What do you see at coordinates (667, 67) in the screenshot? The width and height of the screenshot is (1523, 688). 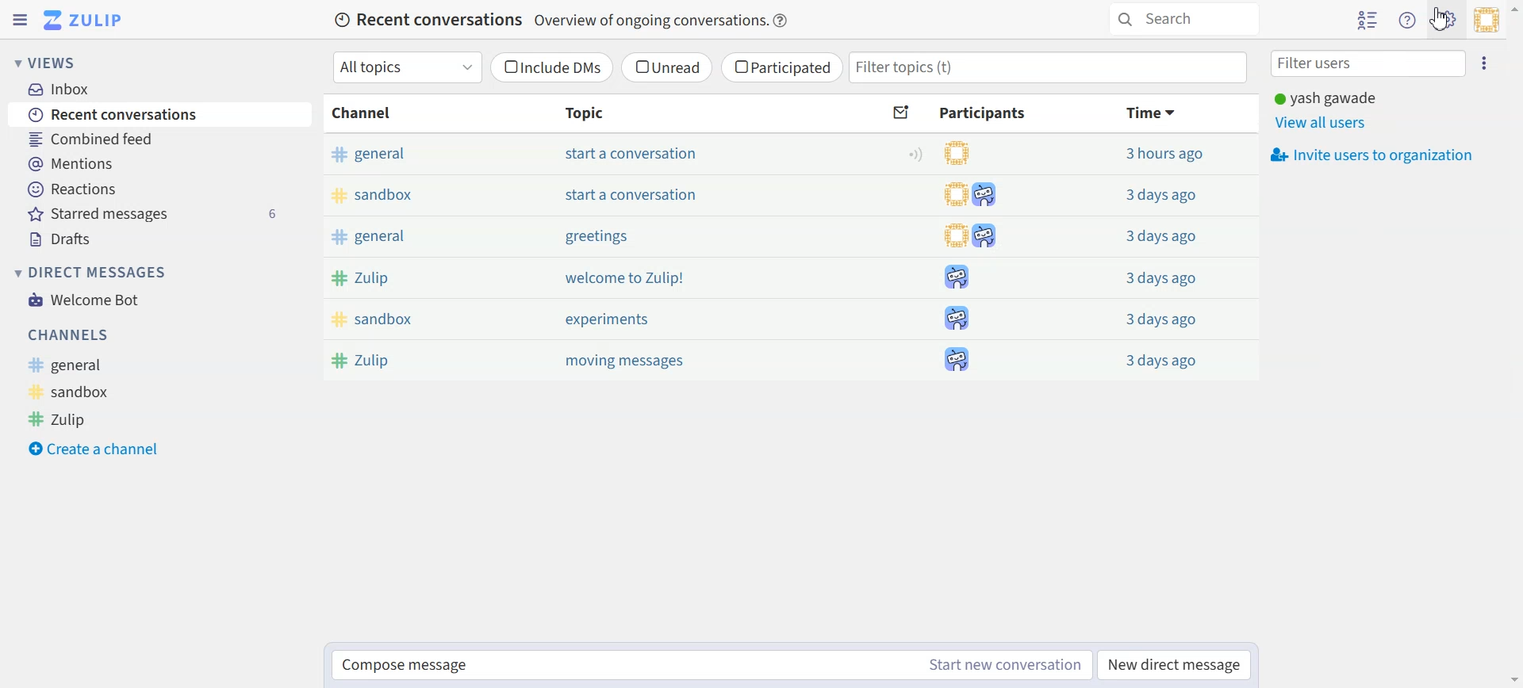 I see `Unread` at bounding box center [667, 67].